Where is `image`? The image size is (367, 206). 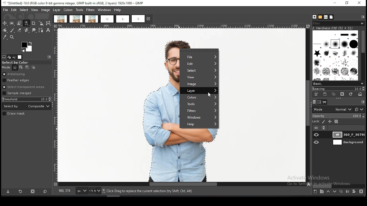
image is located at coordinates (45, 10).